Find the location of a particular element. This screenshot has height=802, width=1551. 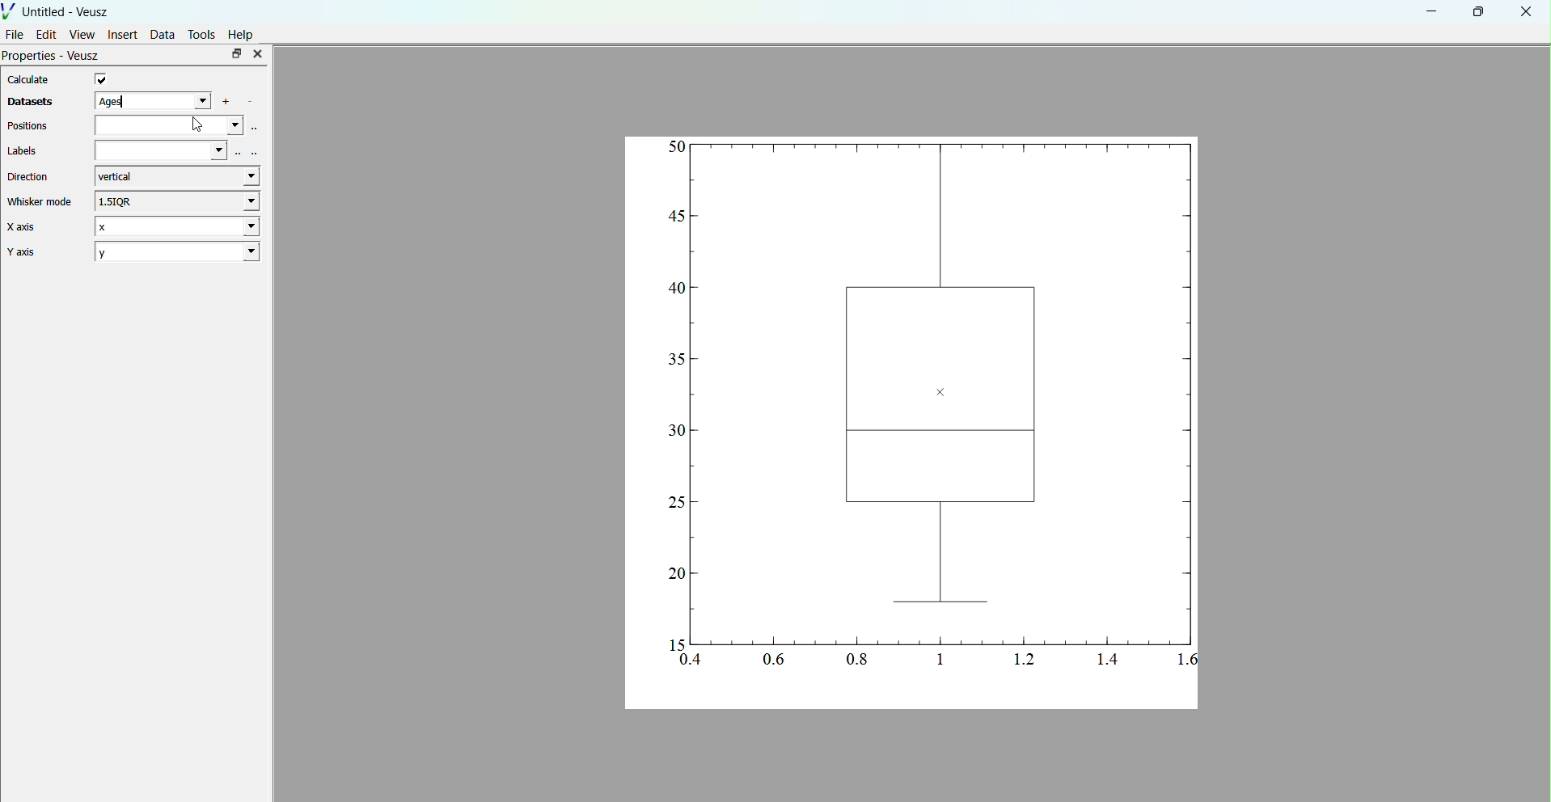

graphs is located at coordinates (914, 421).